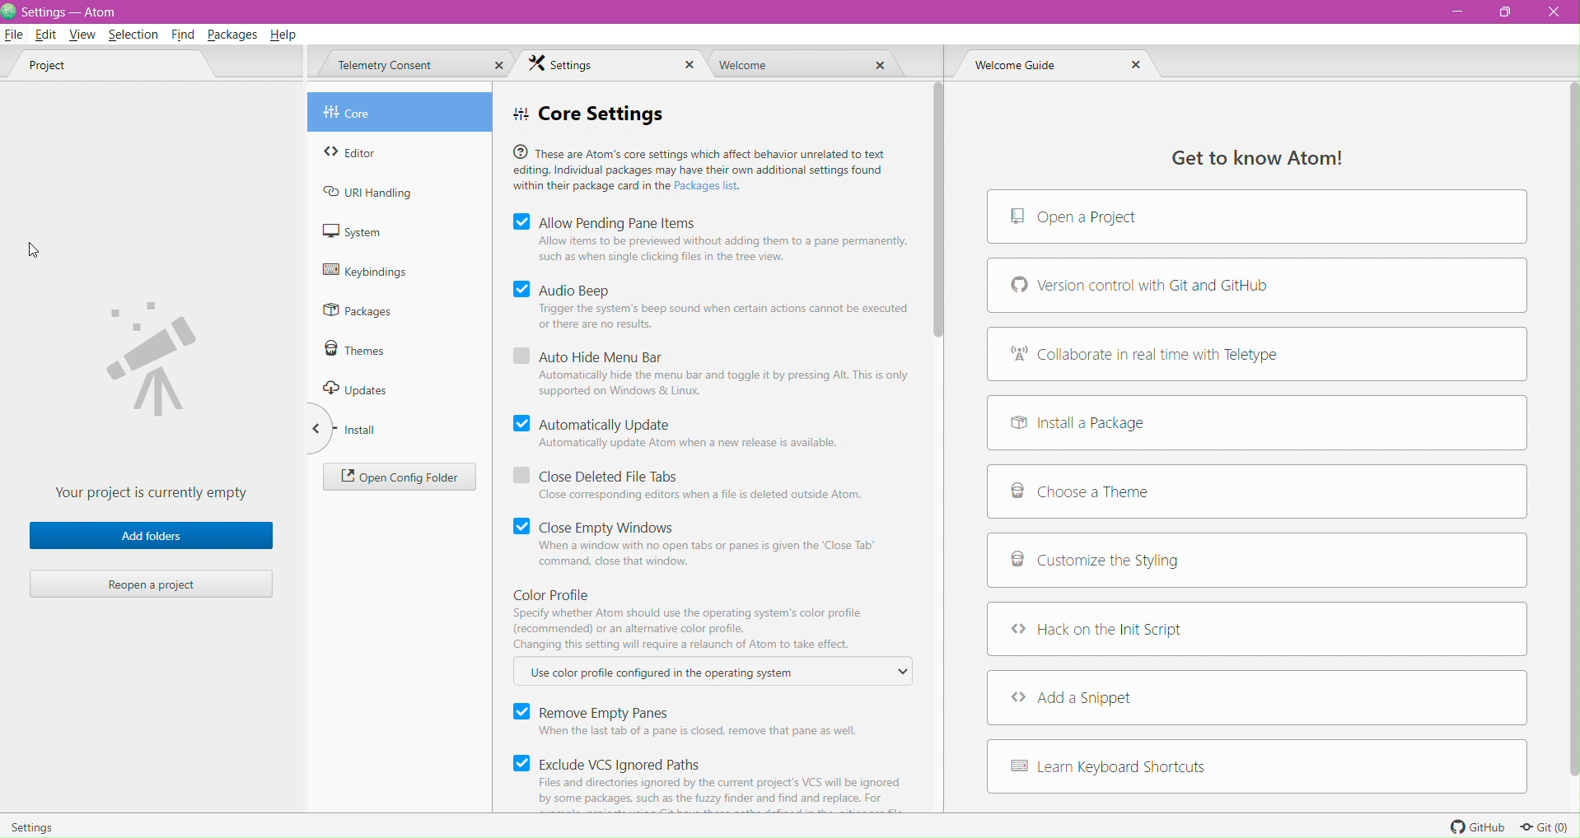 The image size is (1580, 838). I want to click on Core Settings. These are Atom's core settings which affect behavior unrelated to text editing. Individual packages may have their own additional settings found within their package card in the Packages list., so click(701, 150).